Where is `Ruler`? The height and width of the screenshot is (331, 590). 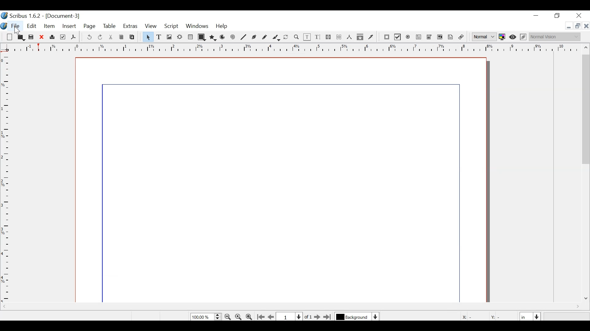
Ruler is located at coordinates (292, 50).